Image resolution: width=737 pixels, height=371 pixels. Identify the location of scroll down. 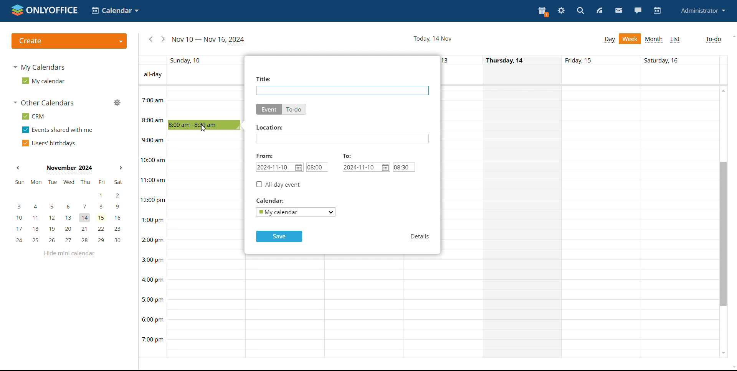
(732, 367).